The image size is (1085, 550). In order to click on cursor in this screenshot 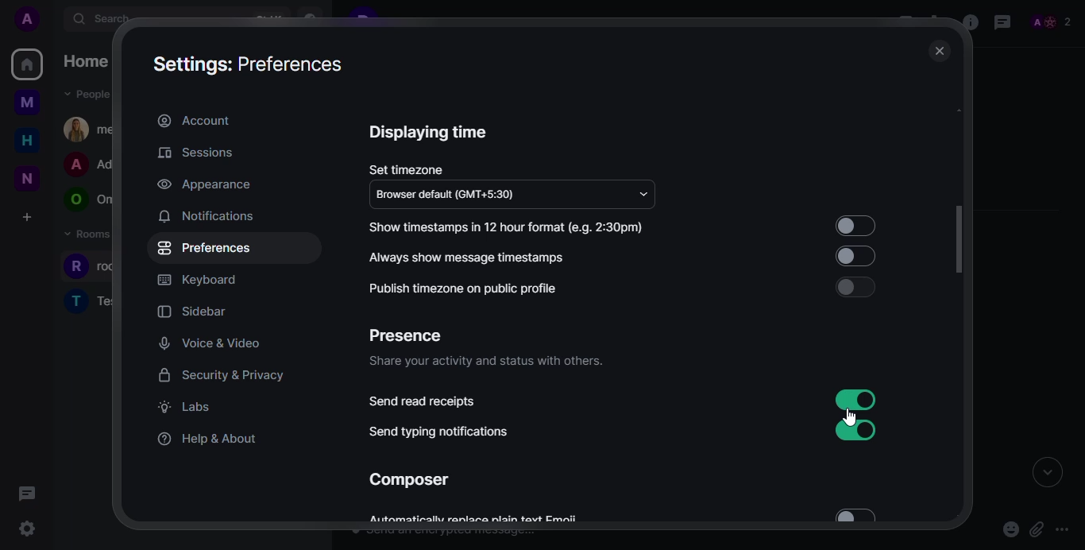, I will do `click(37, 533)`.